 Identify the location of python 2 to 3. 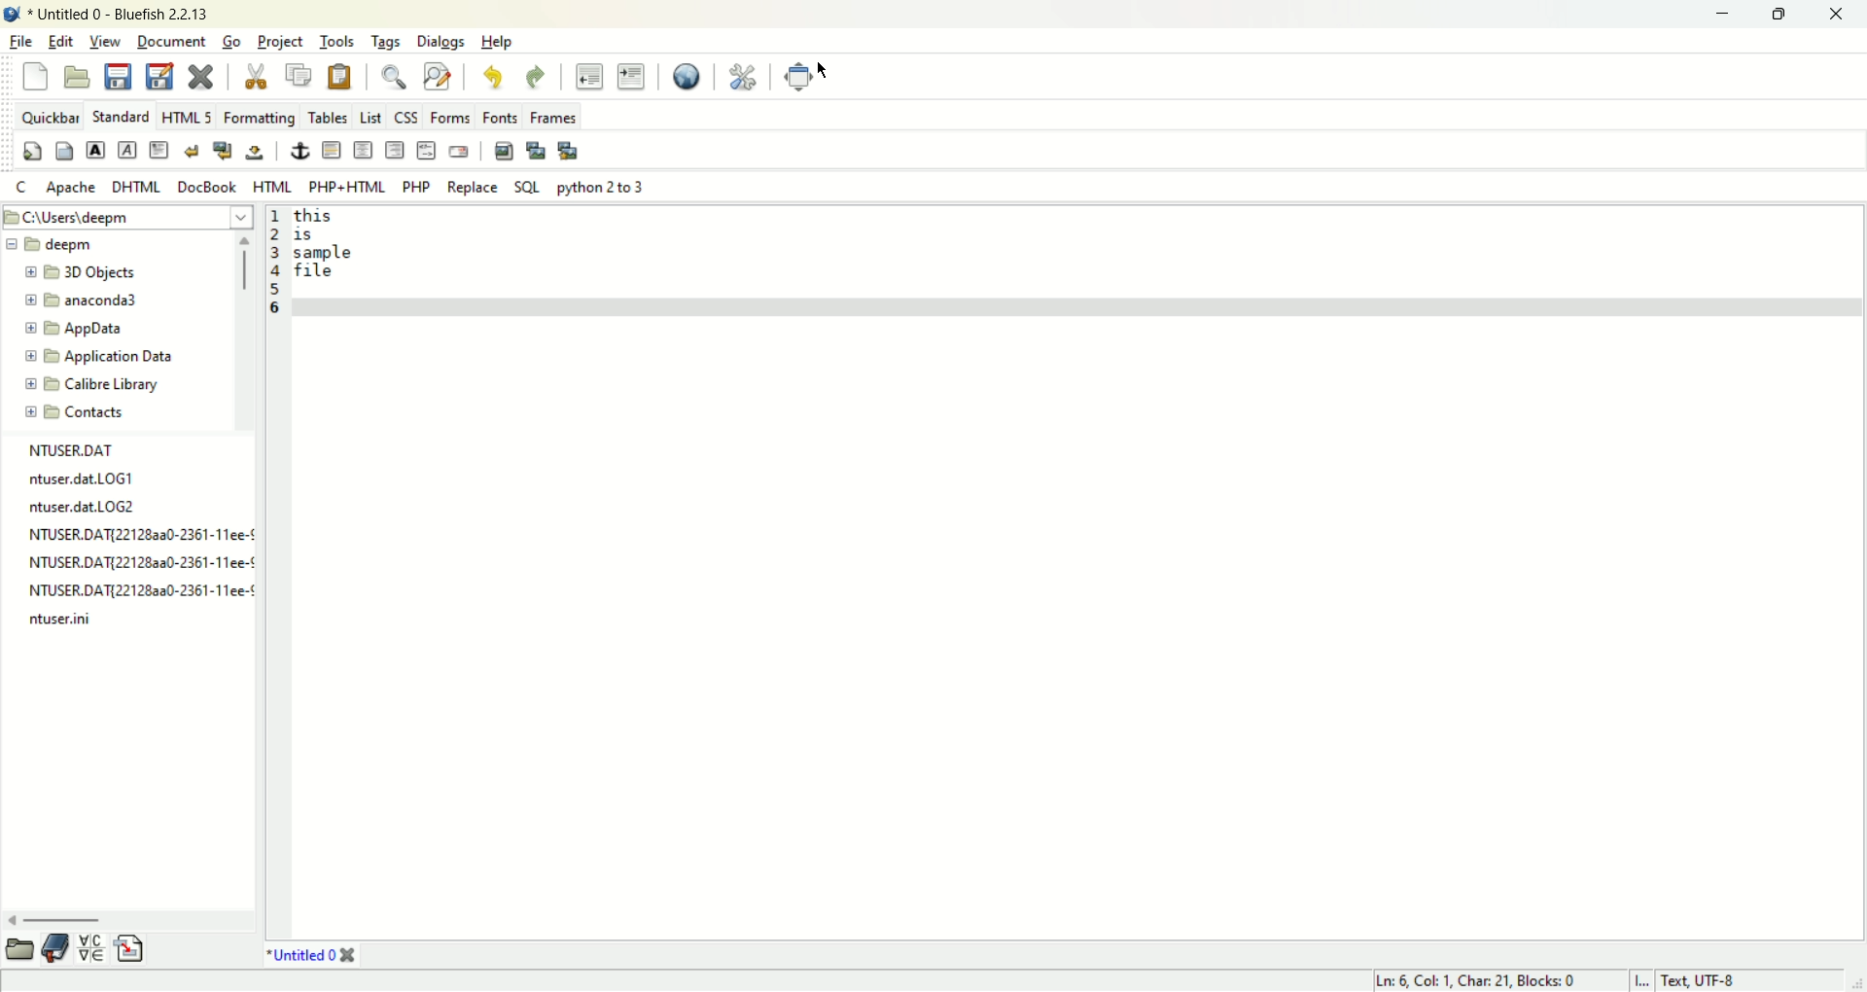
(601, 190).